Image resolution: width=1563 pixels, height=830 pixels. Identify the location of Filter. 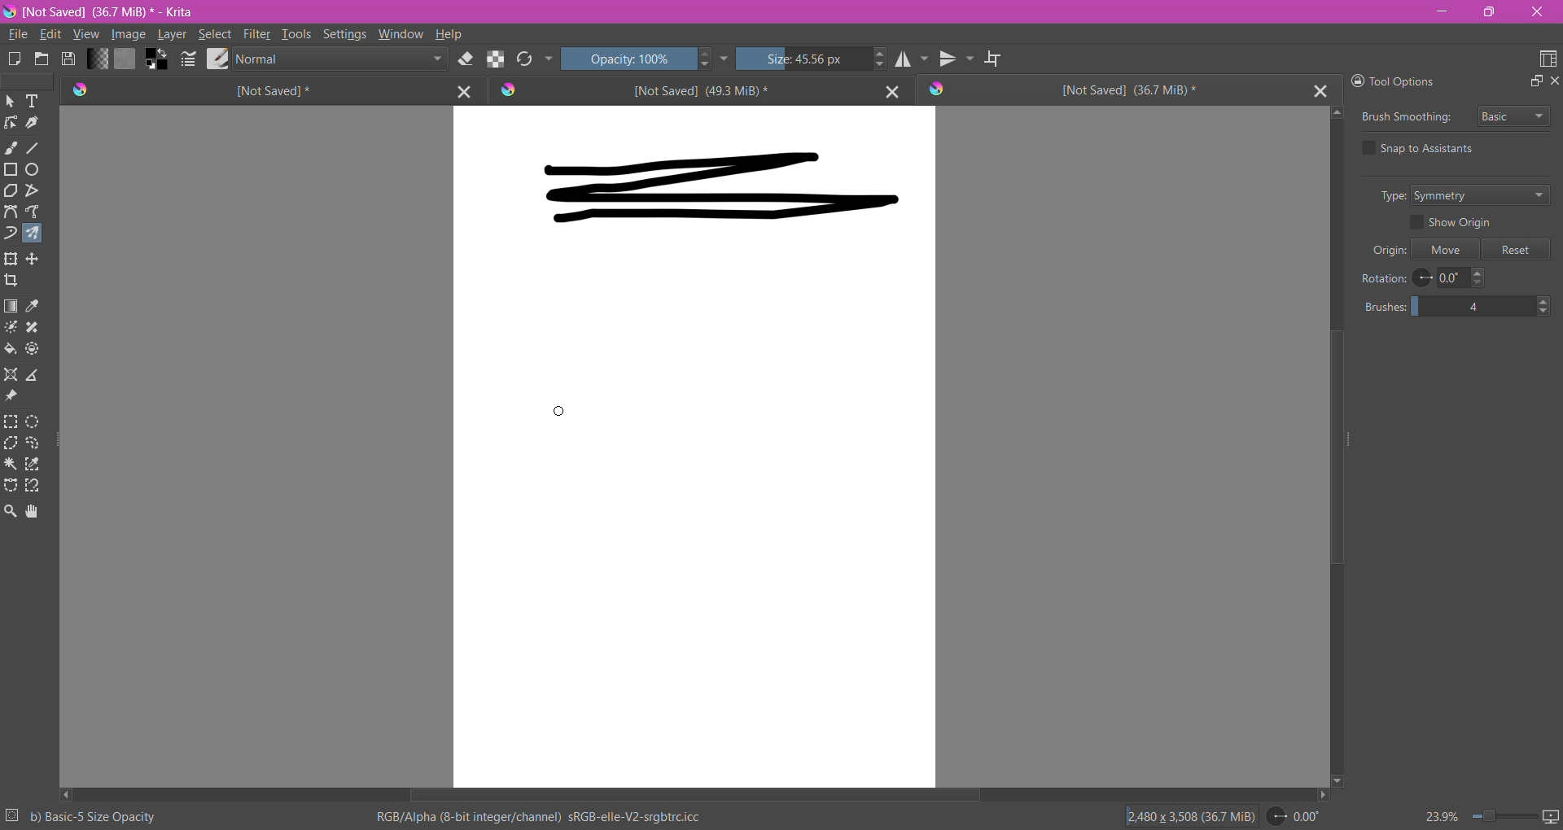
(256, 34).